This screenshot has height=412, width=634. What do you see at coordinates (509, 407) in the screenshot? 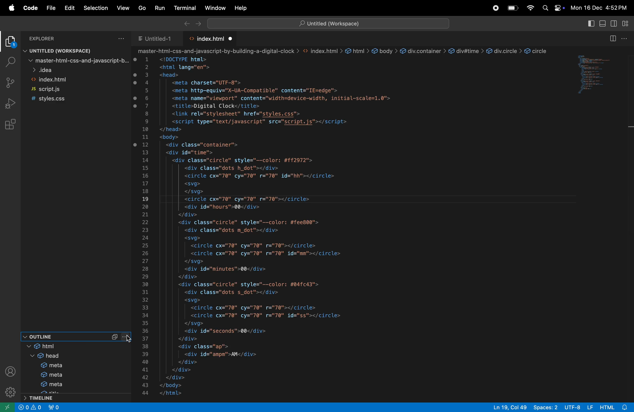
I see `line col` at bounding box center [509, 407].